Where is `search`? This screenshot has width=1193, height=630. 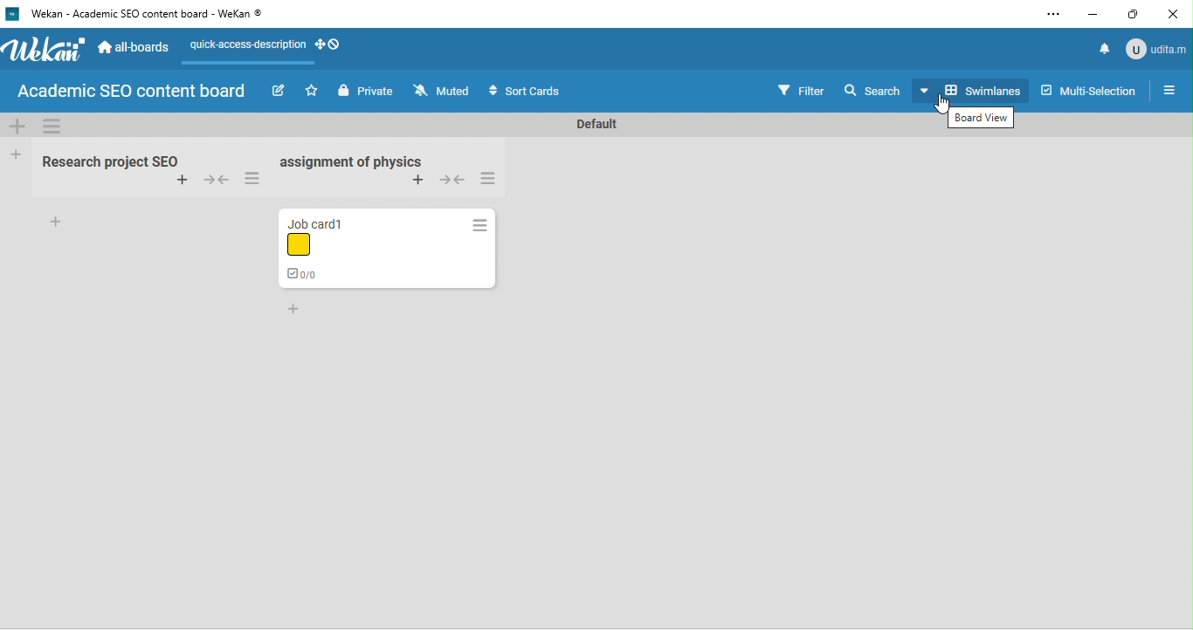
search is located at coordinates (874, 90).